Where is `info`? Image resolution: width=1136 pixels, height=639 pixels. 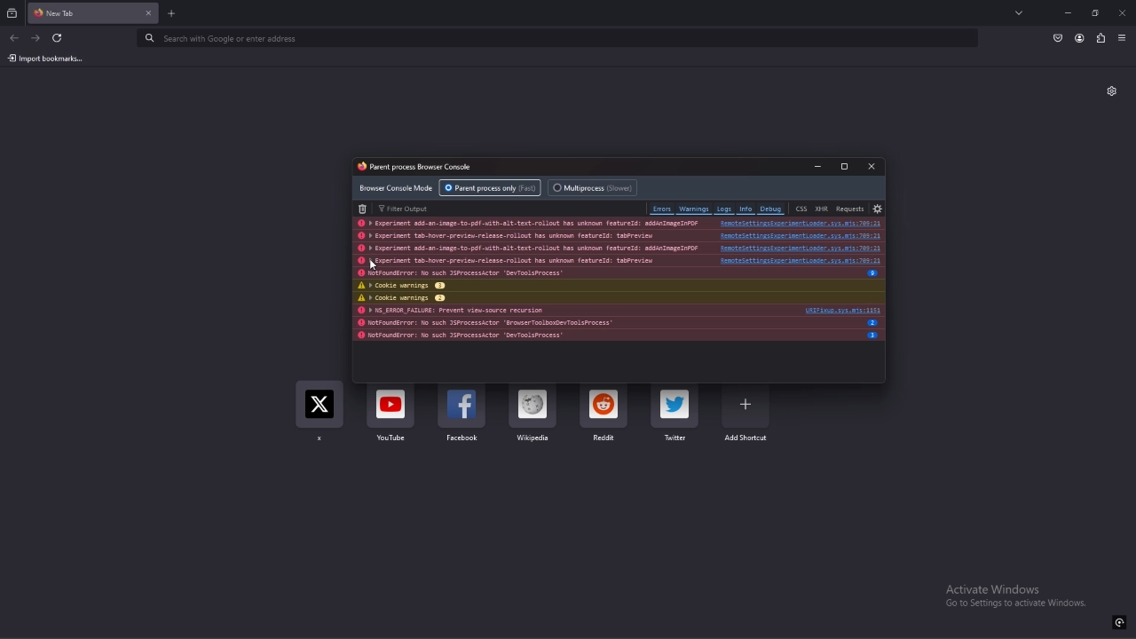 info is located at coordinates (872, 273).